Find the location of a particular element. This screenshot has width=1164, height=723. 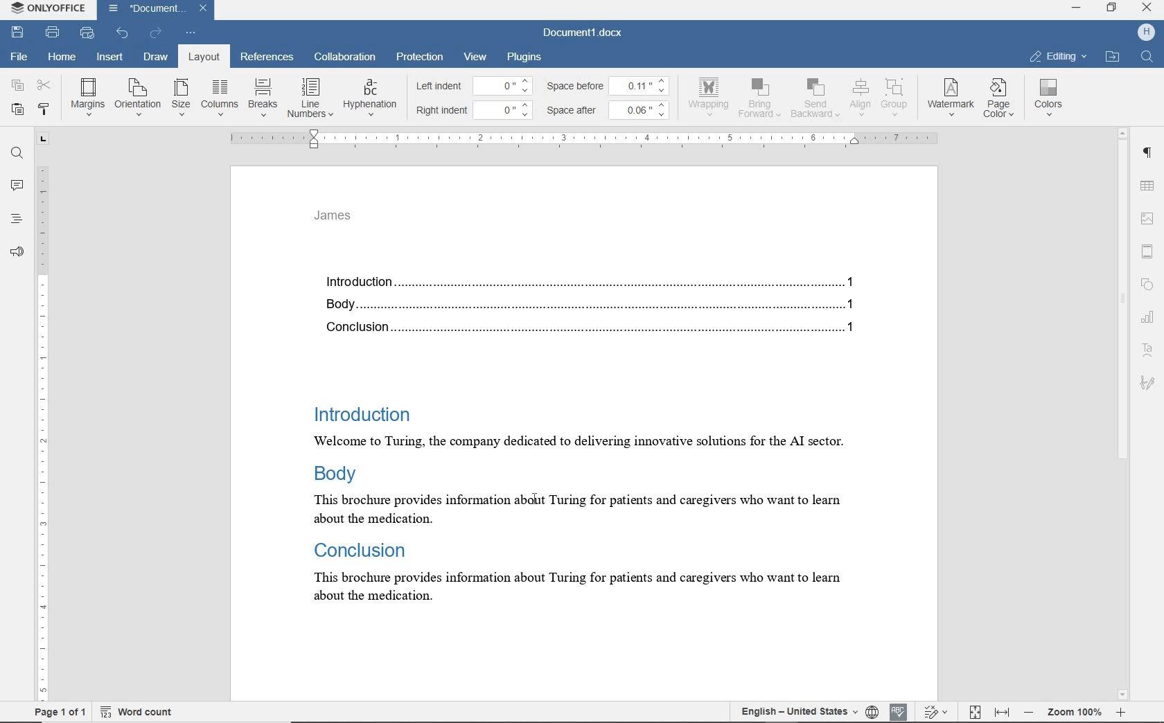

redo is located at coordinates (156, 33).